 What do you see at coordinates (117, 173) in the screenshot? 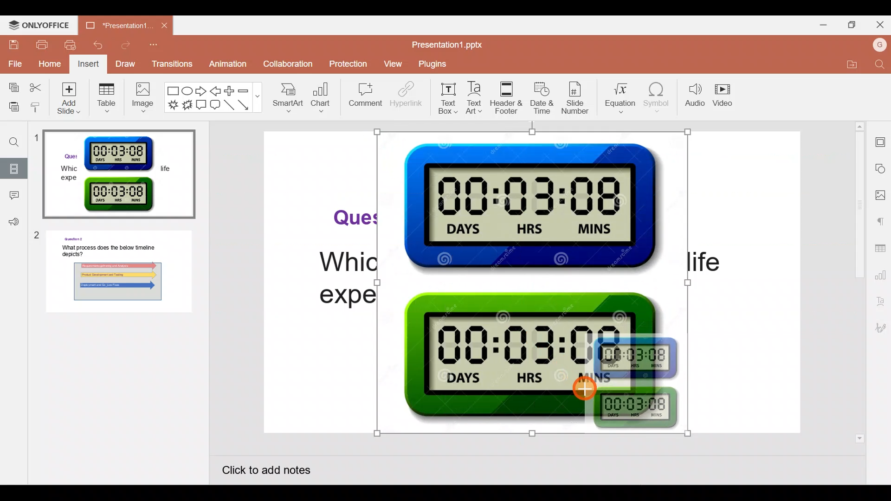
I see `Slide 1 preview` at bounding box center [117, 173].